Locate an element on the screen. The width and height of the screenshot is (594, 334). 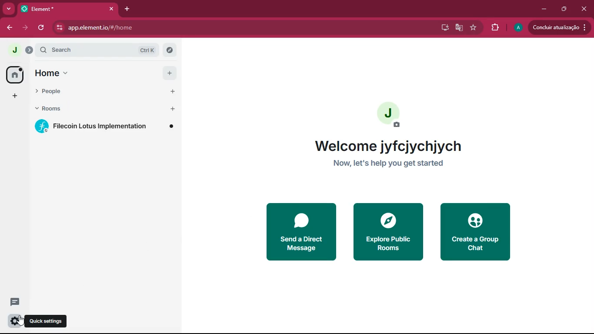
quick settings is located at coordinates (45, 321).